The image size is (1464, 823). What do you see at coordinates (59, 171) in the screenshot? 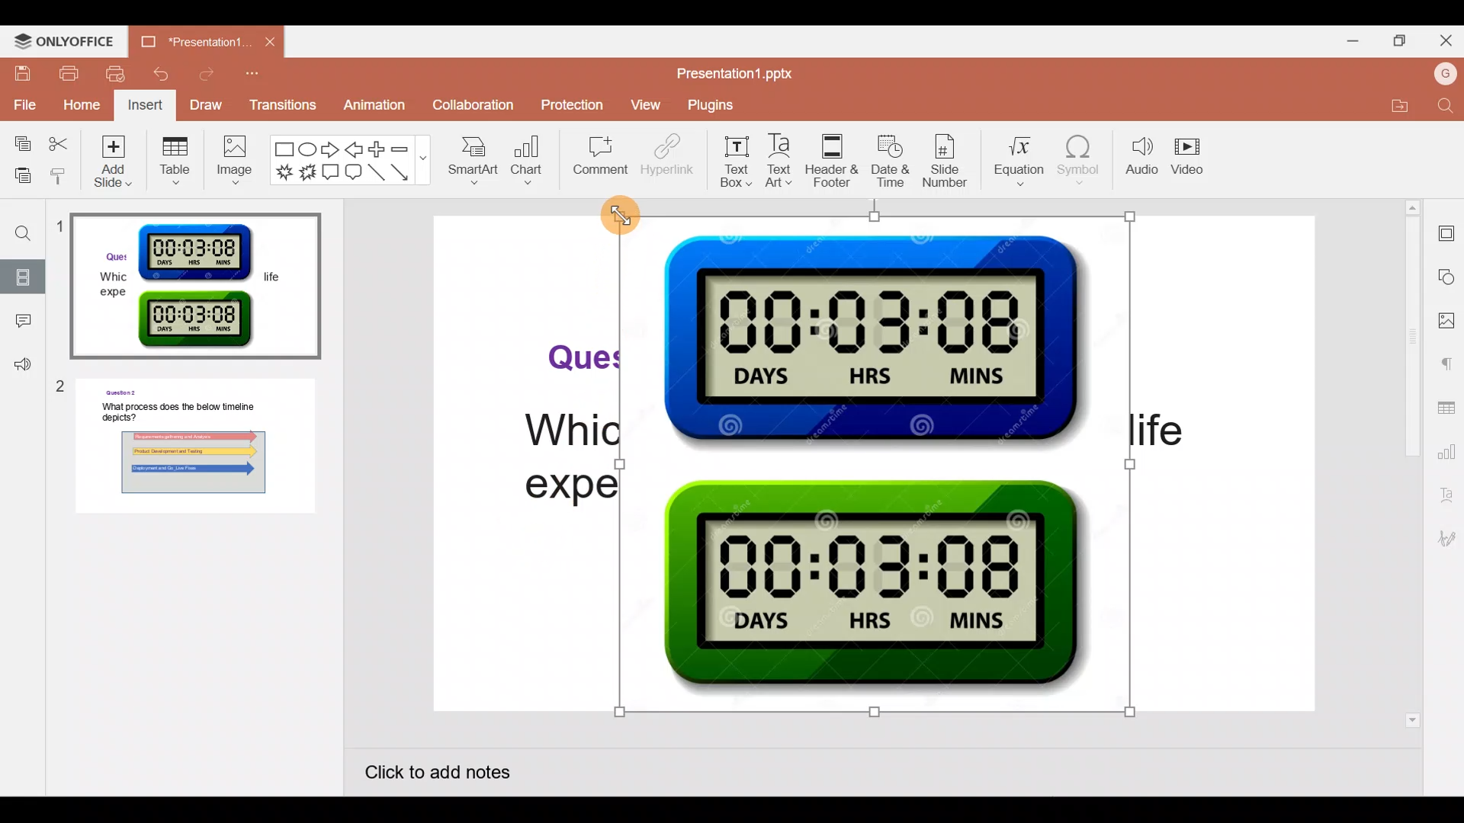
I see `Copy style` at bounding box center [59, 171].